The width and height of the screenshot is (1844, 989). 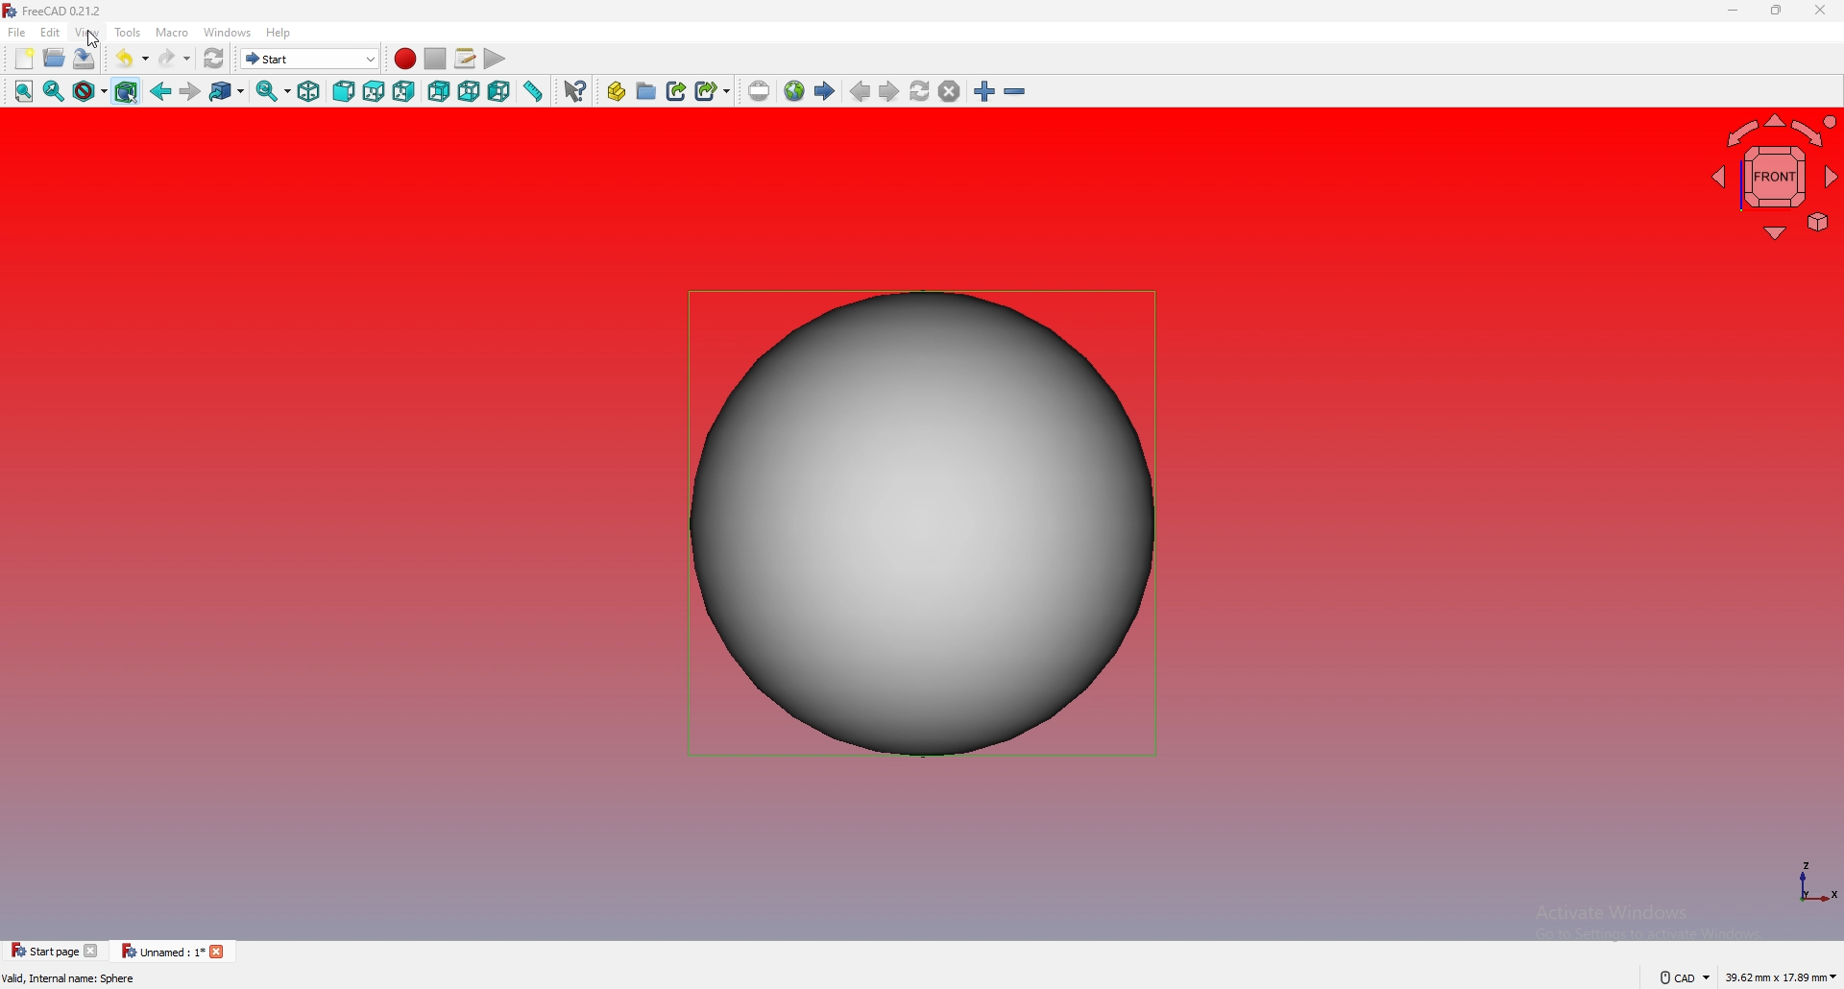 I want to click on draw style, so click(x=90, y=92).